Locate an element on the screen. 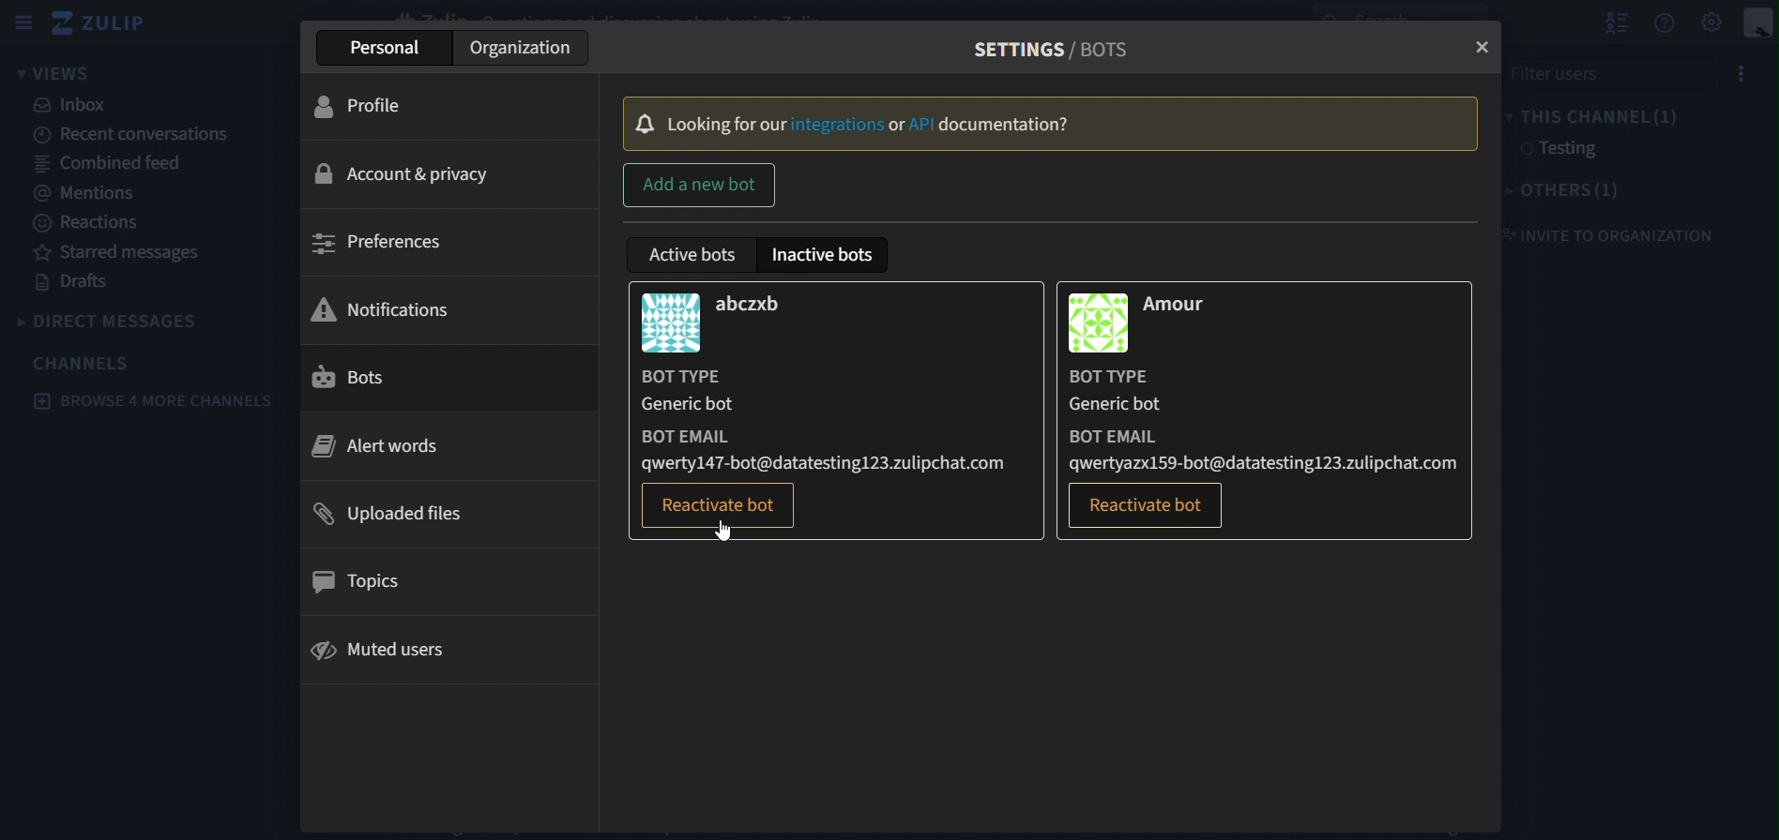  filter users is located at coordinates (1594, 72).